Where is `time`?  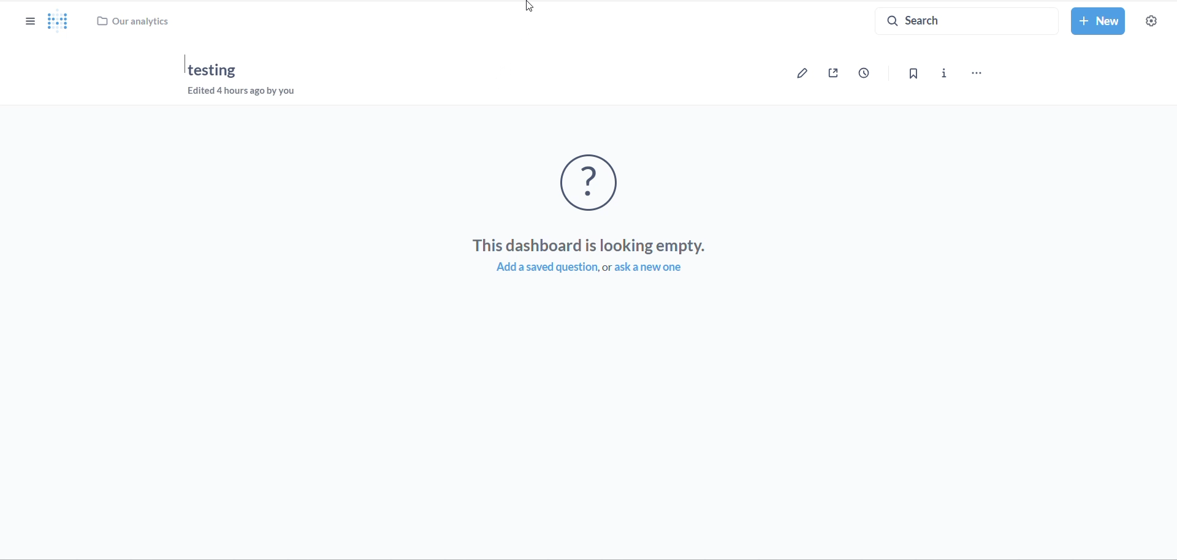
time is located at coordinates (863, 74).